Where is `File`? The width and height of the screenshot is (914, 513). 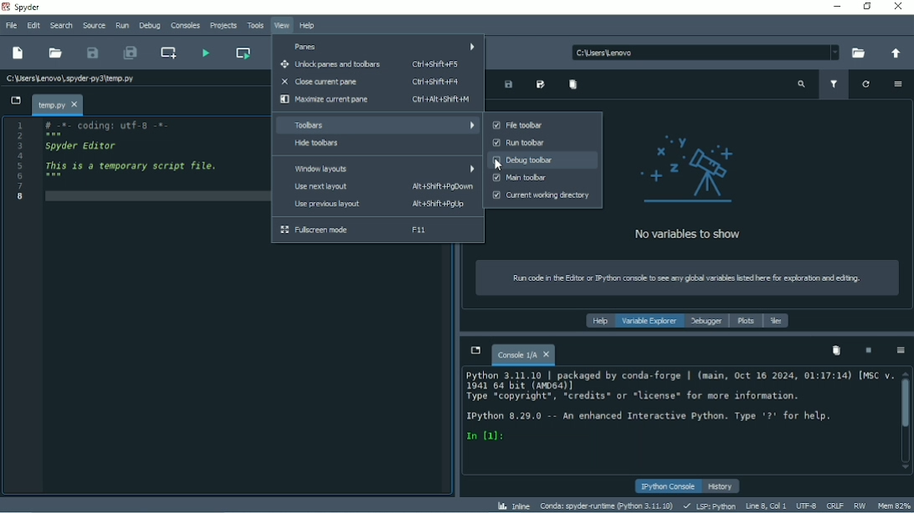
File is located at coordinates (10, 26).